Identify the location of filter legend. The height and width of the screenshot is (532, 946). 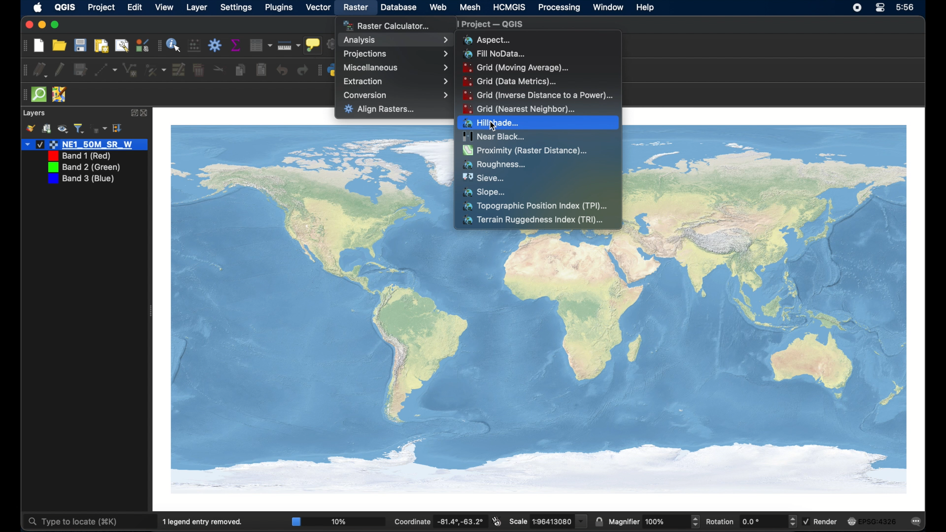
(79, 128).